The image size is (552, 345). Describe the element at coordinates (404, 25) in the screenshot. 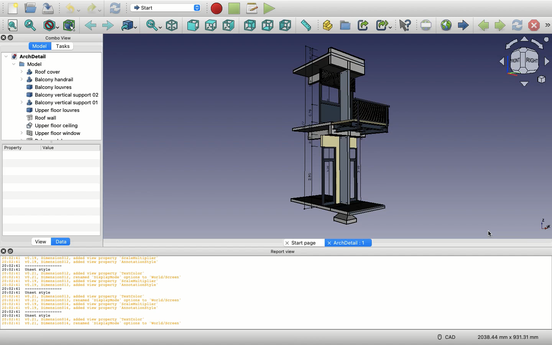

I see `What's this?` at that location.